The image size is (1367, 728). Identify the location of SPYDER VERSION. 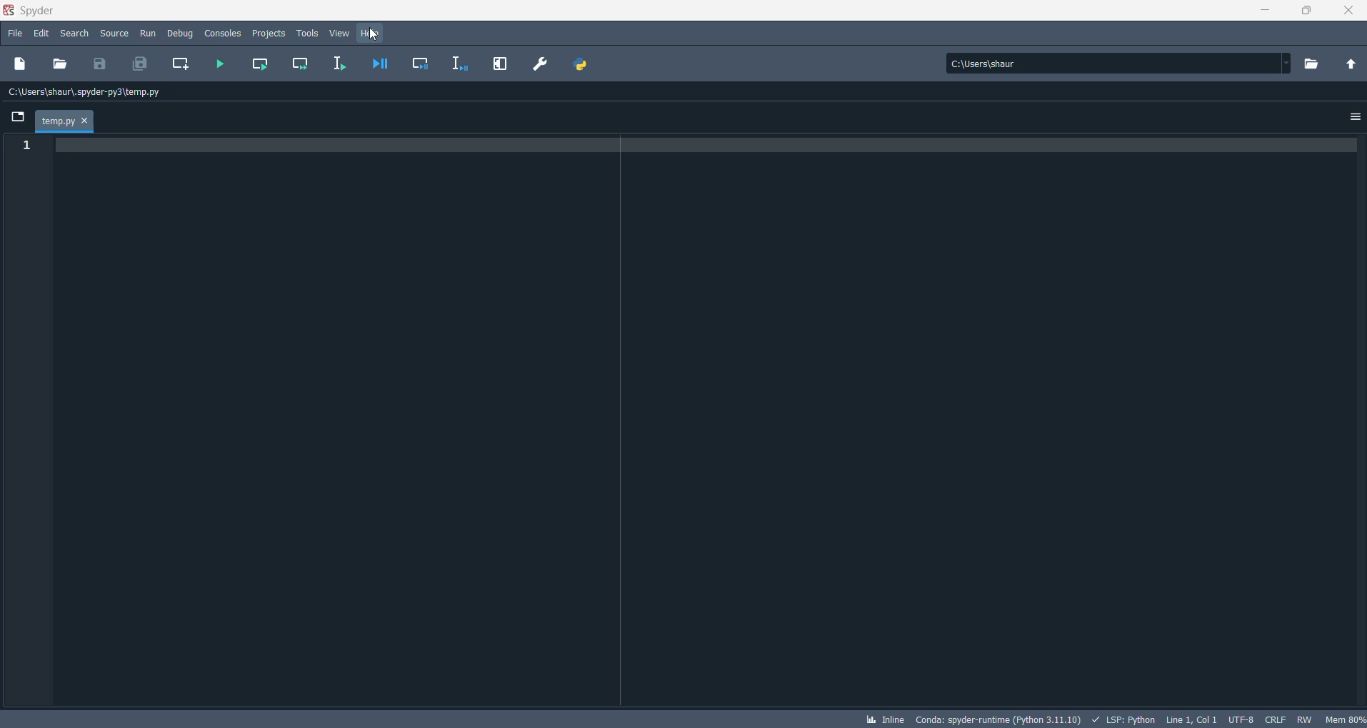
(996, 719).